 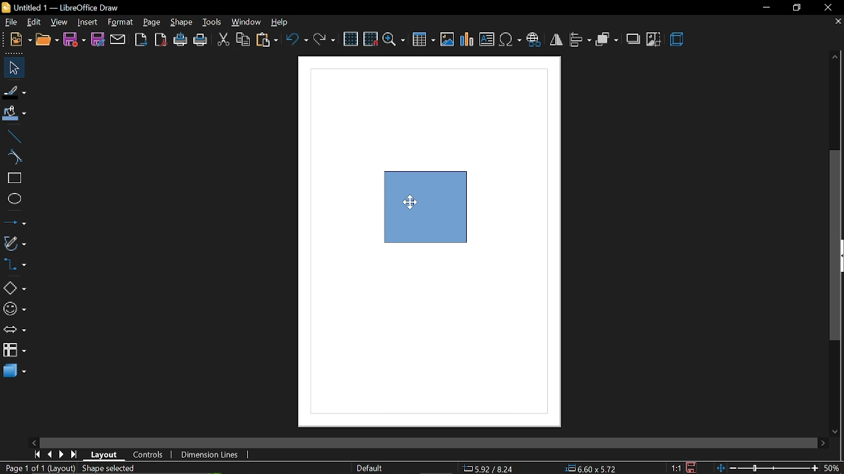 What do you see at coordinates (182, 22) in the screenshot?
I see `shape` at bounding box center [182, 22].